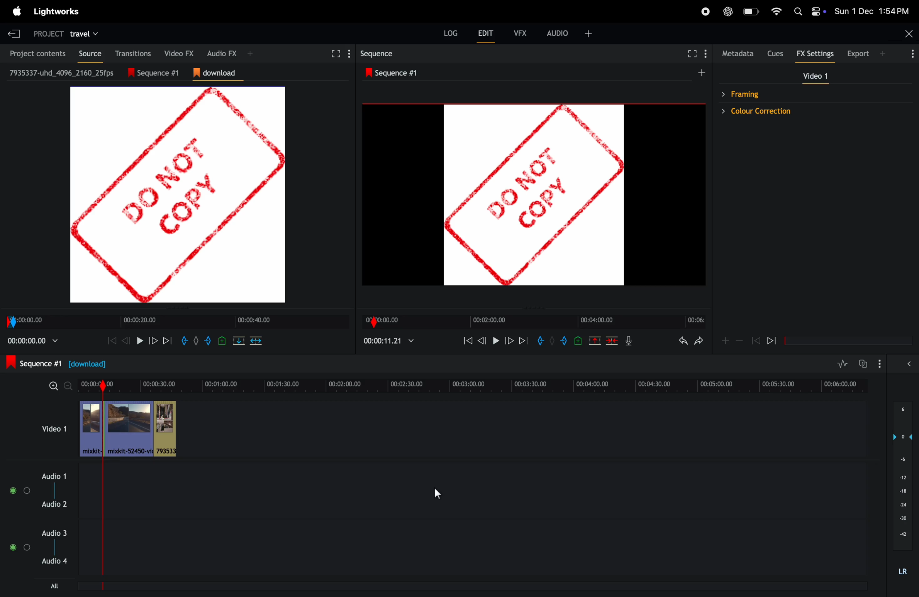 This screenshot has width=919, height=597. Describe the element at coordinates (176, 52) in the screenshot. I see `video fx` at that location.